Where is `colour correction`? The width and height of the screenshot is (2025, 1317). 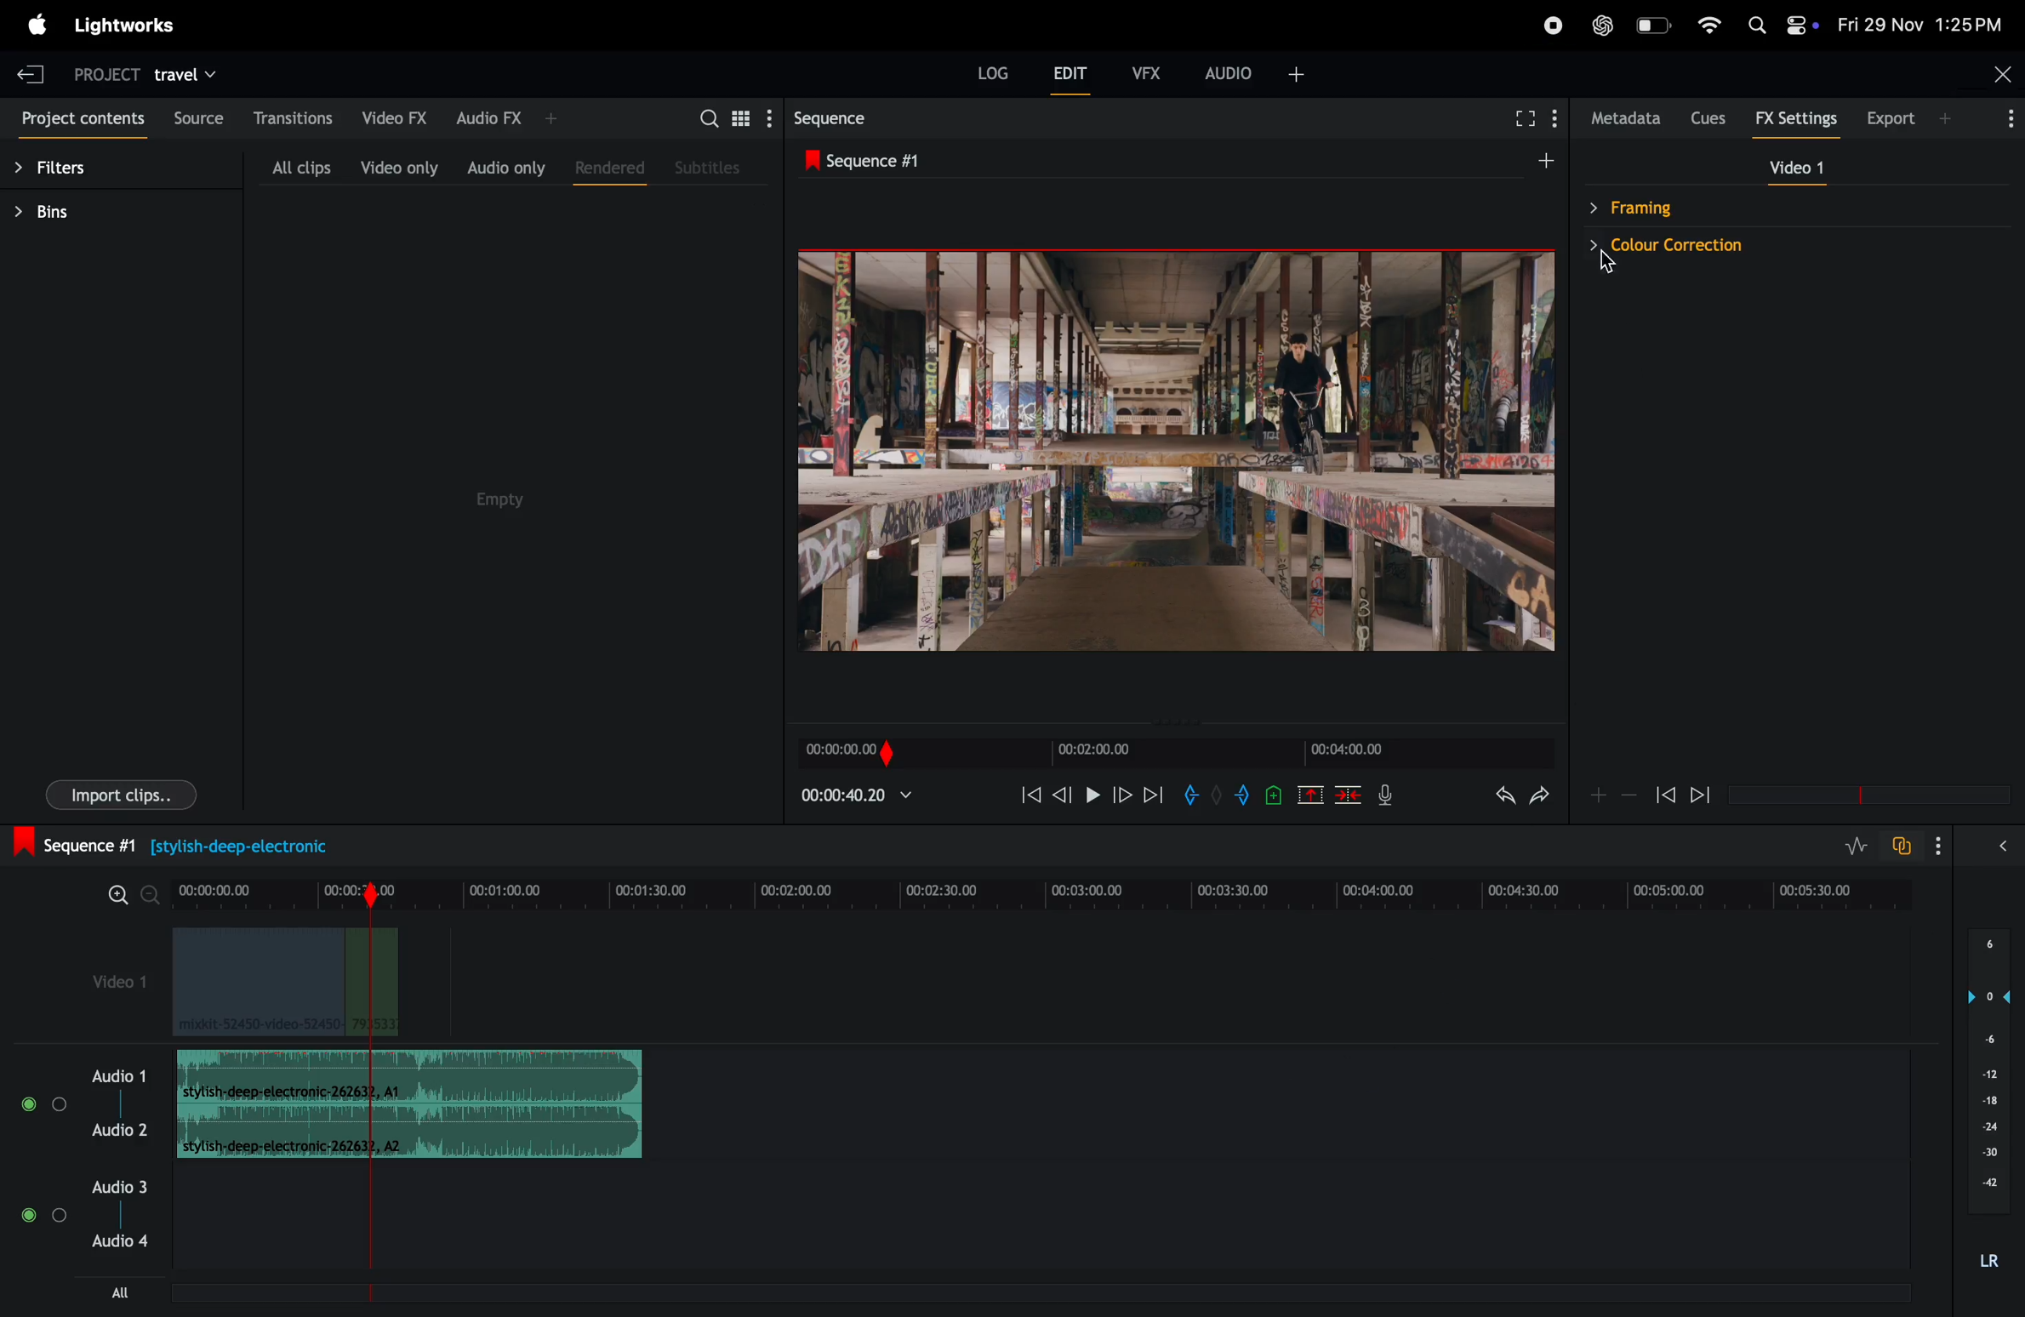
colour correction is located at coordinates (1780, 248).